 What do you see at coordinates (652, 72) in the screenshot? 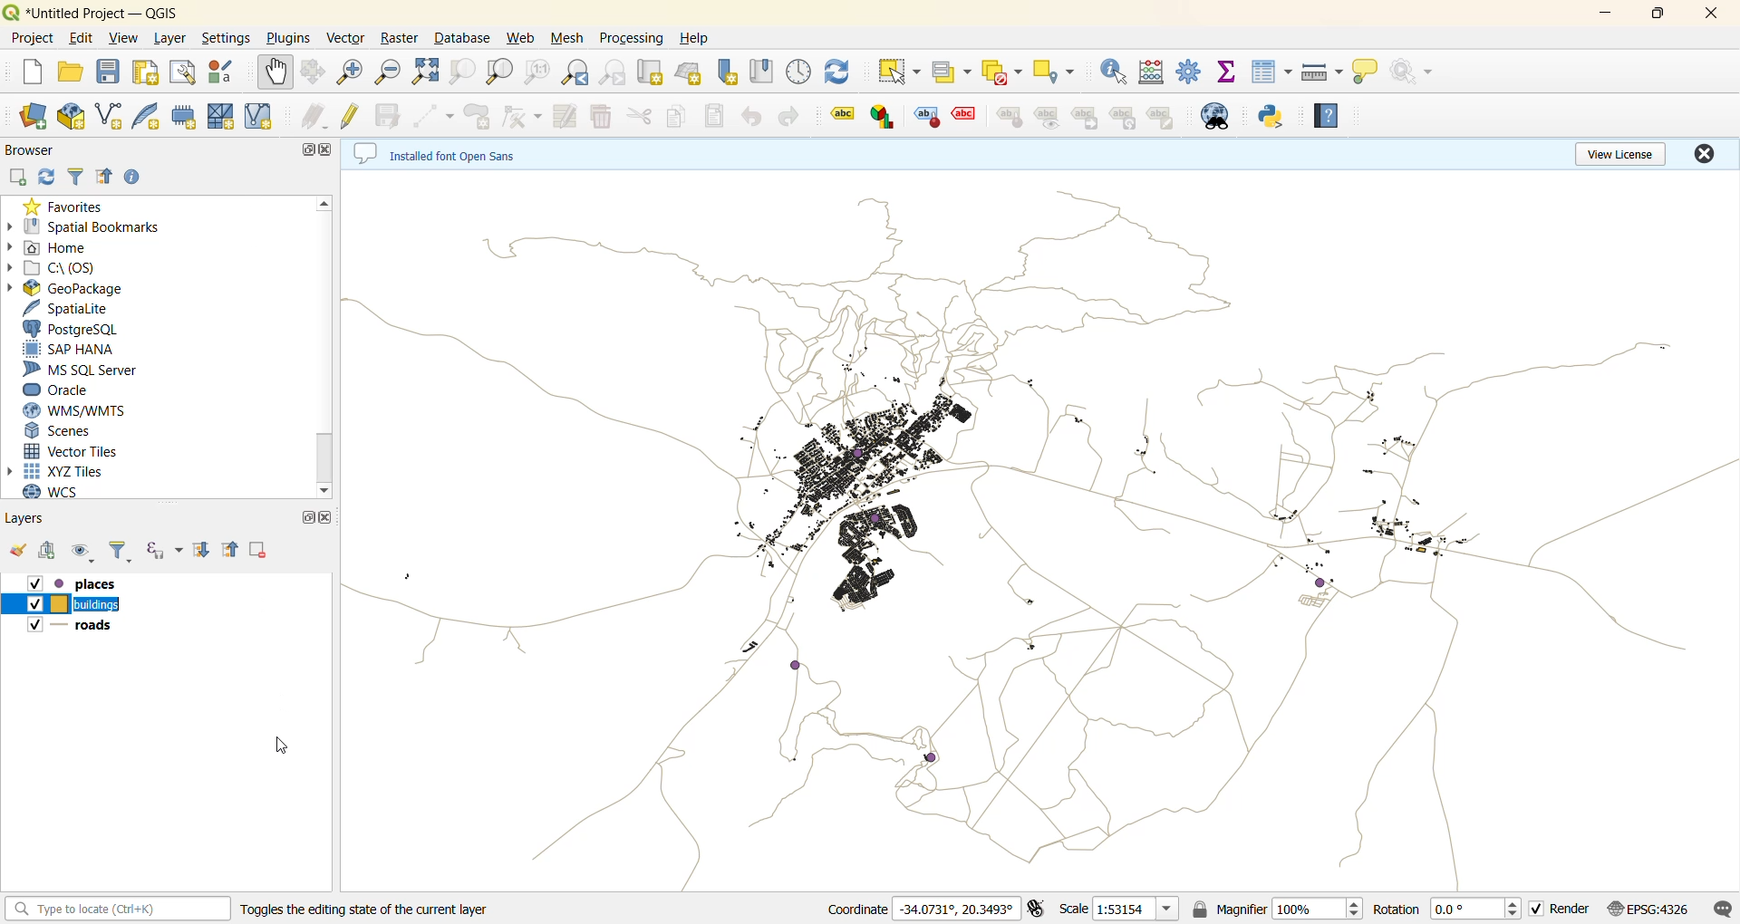
I see `new map view` at bounding box center [652, 72].